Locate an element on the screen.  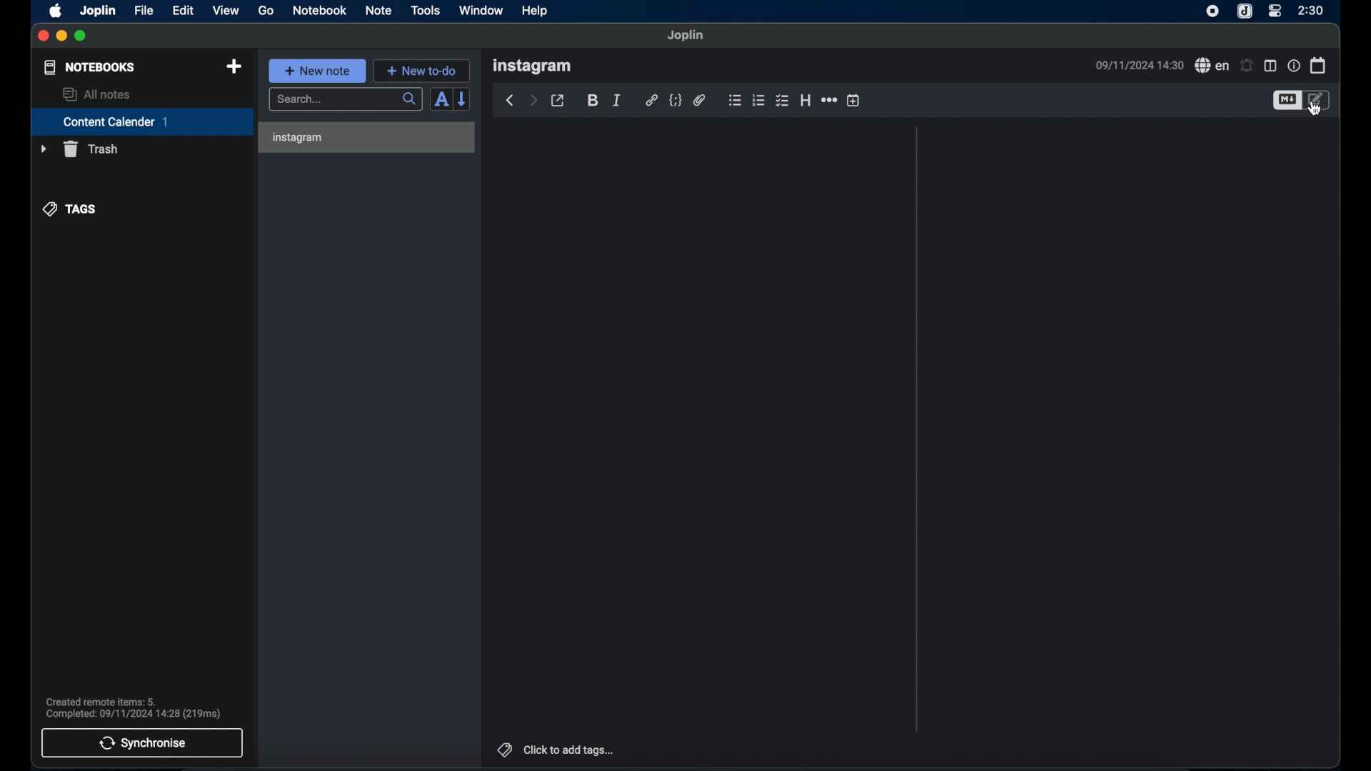
file is located at coordinates (145, 11).